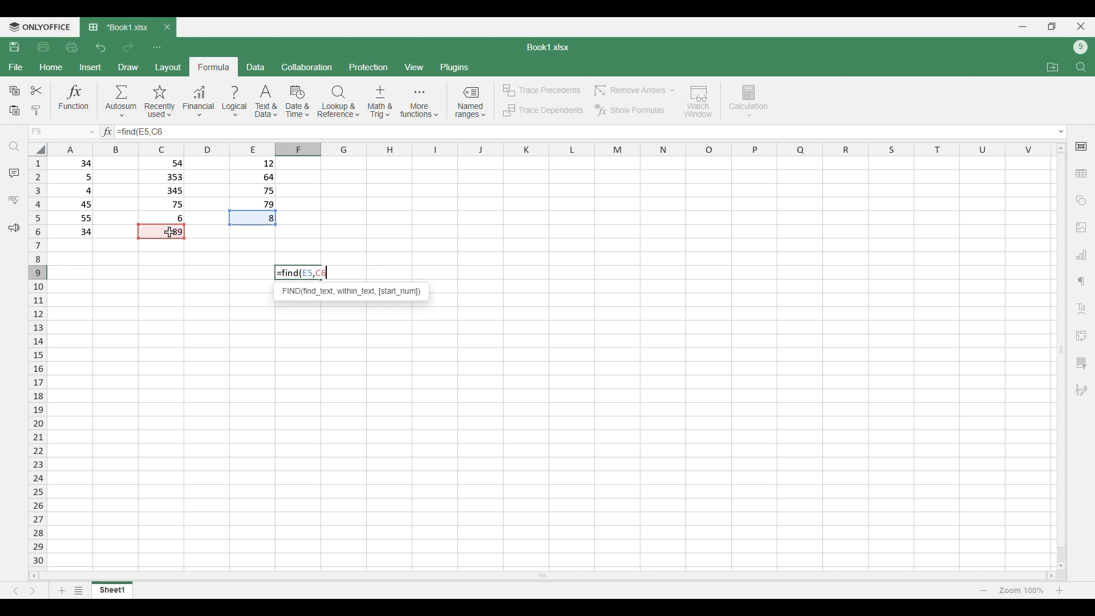 The image size is (1095, 616). Describe the element at coordinates (266, 102) in the screenshot. I see `Text and data` at that location.